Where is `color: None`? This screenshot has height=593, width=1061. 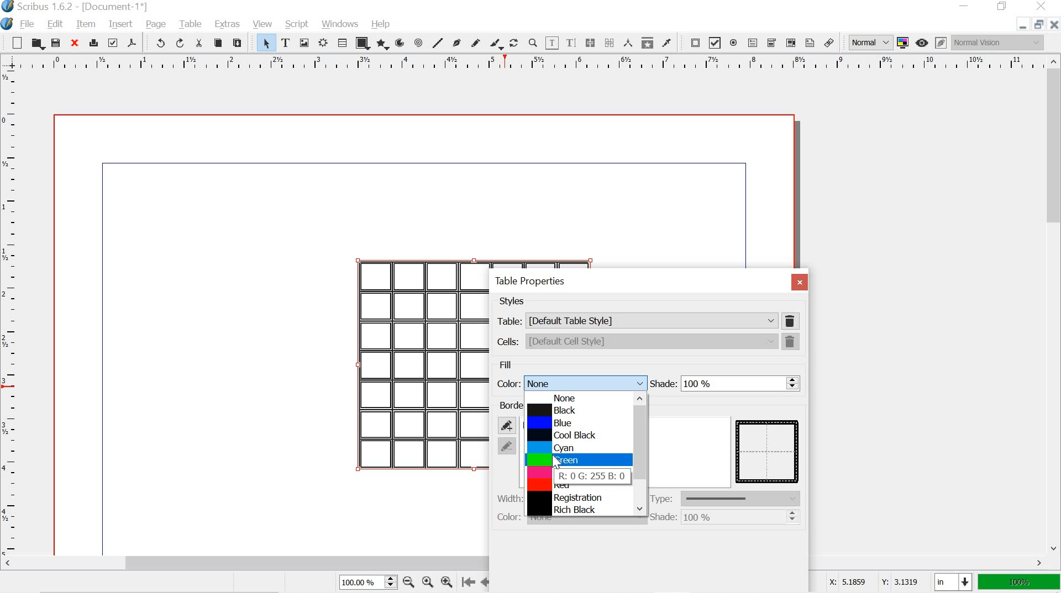
color: None is located at coordinates (571, 521).